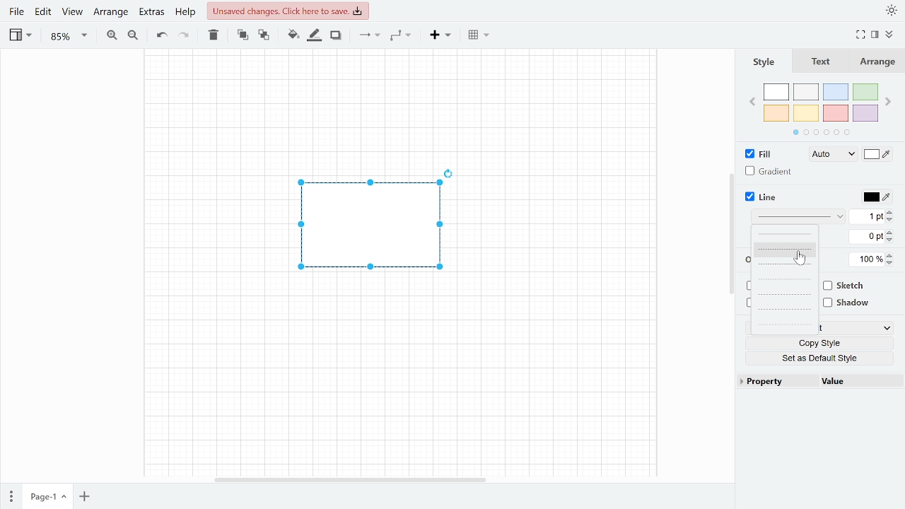 This screenshot has height=509, width=905. I want to click on Line color, so click(877, 197).